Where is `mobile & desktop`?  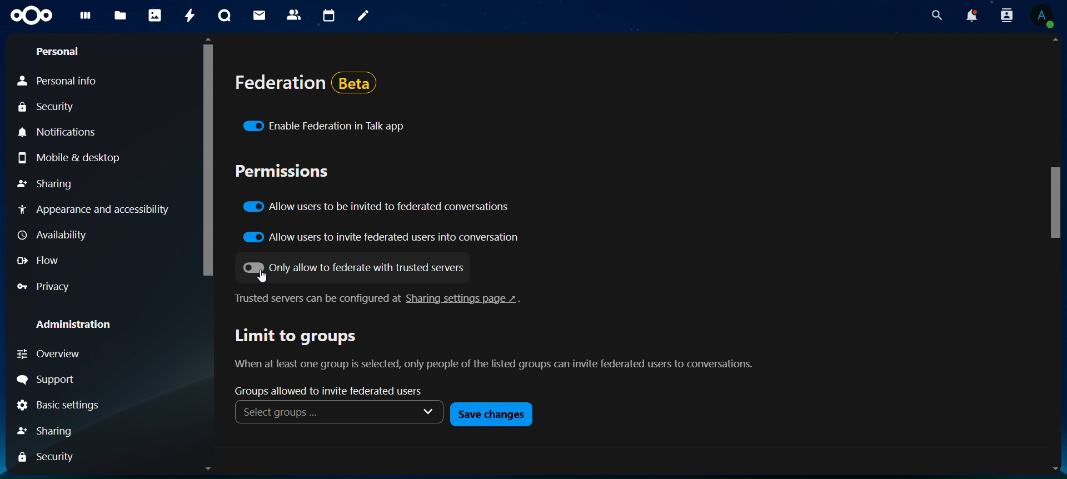 mobile & desktop is located at coordinates (69, 161).